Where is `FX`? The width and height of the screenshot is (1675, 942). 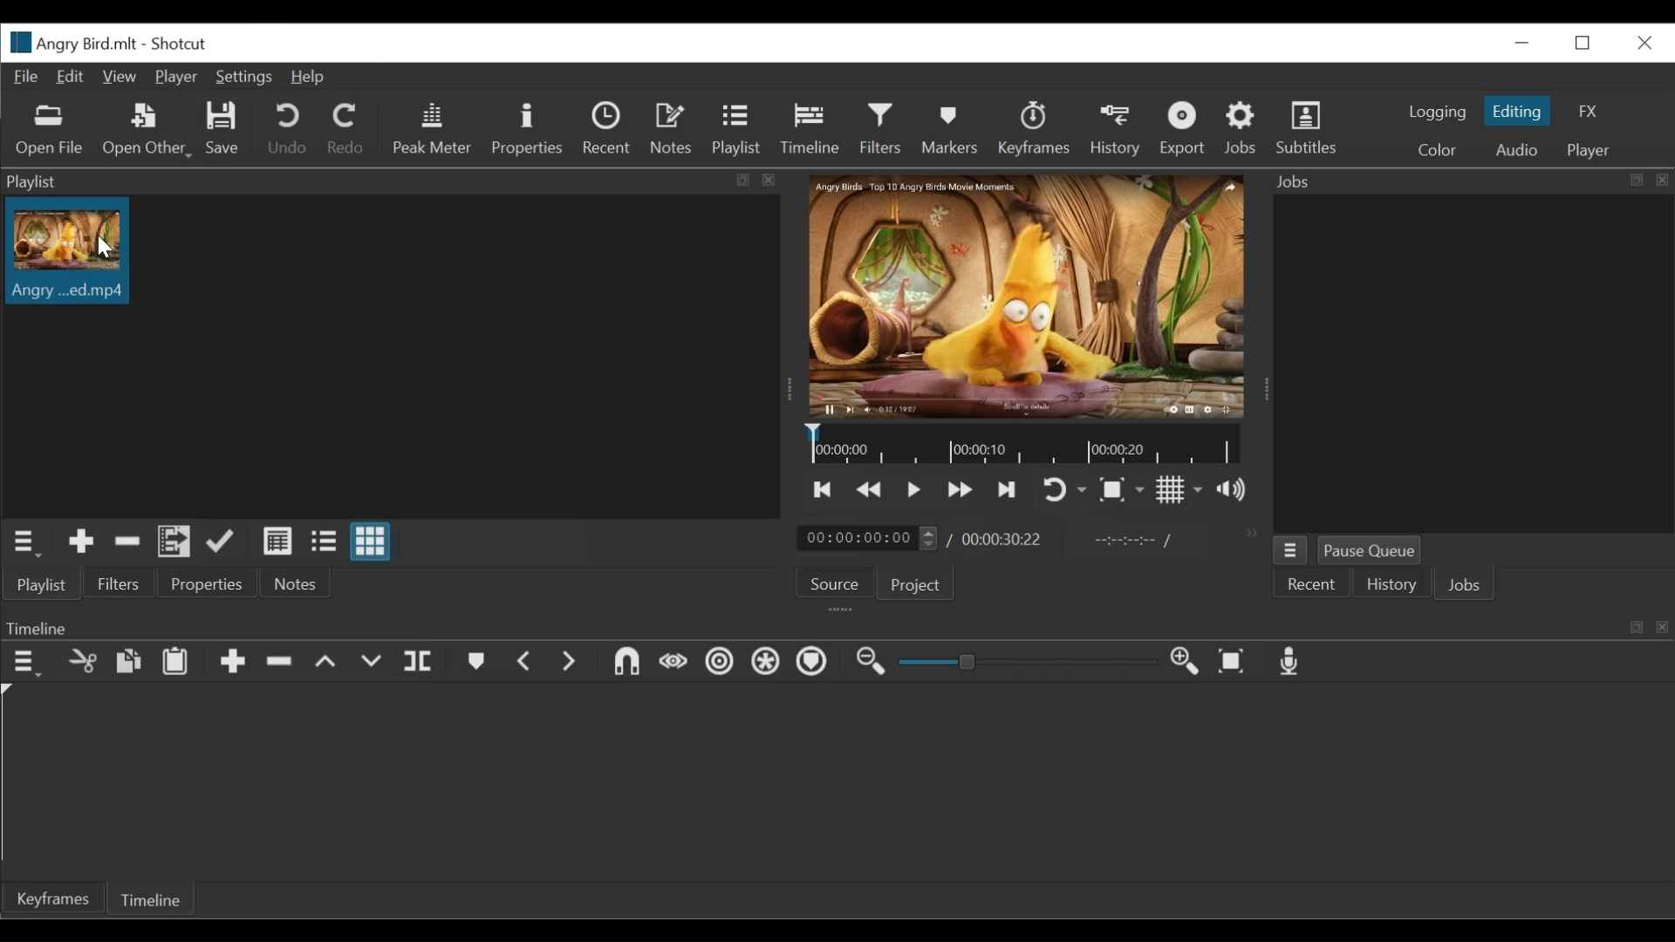 FX is located at coordinates (1587, 110).